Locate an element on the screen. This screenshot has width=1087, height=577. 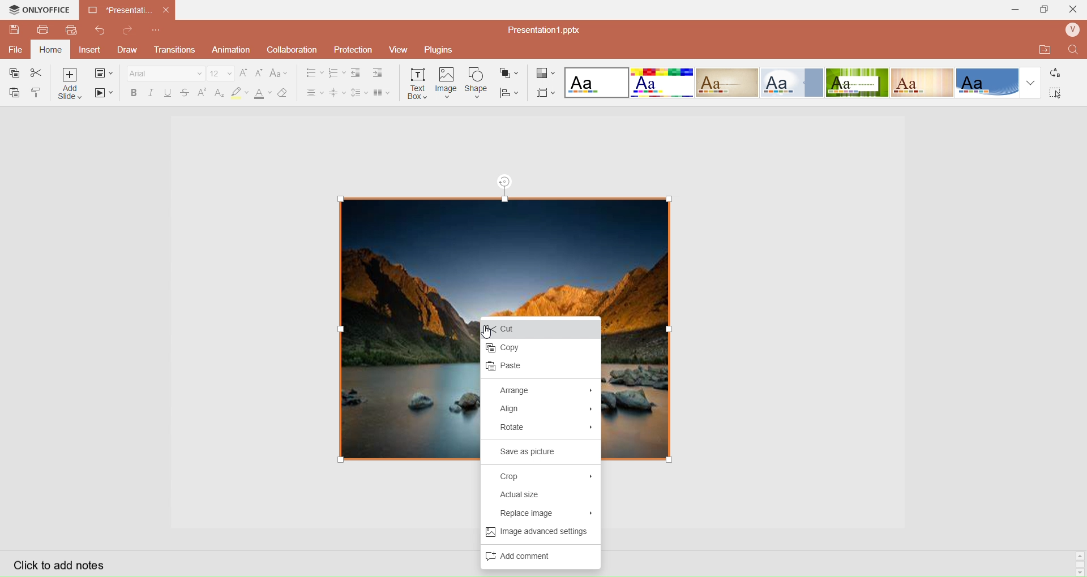
Rotate is located at coordinates (547, 426).